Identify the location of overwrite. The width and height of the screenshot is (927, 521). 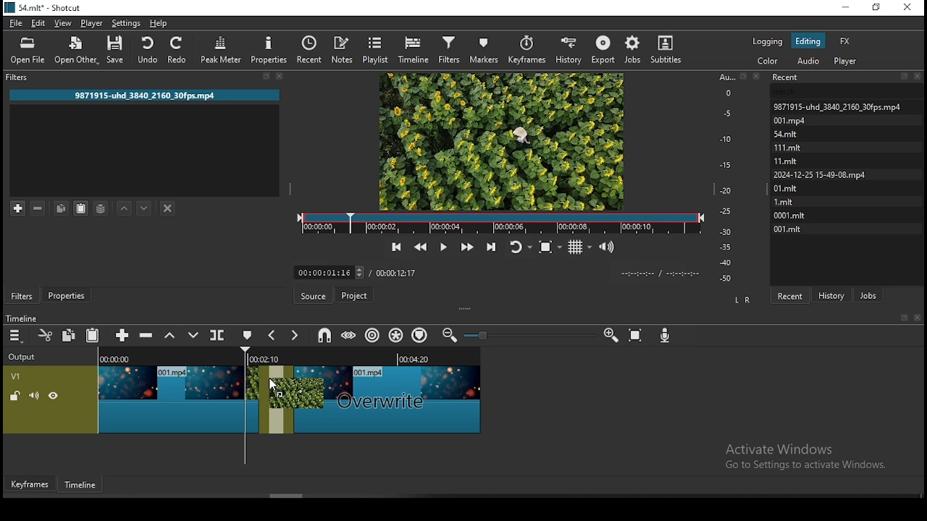
(193, 335).